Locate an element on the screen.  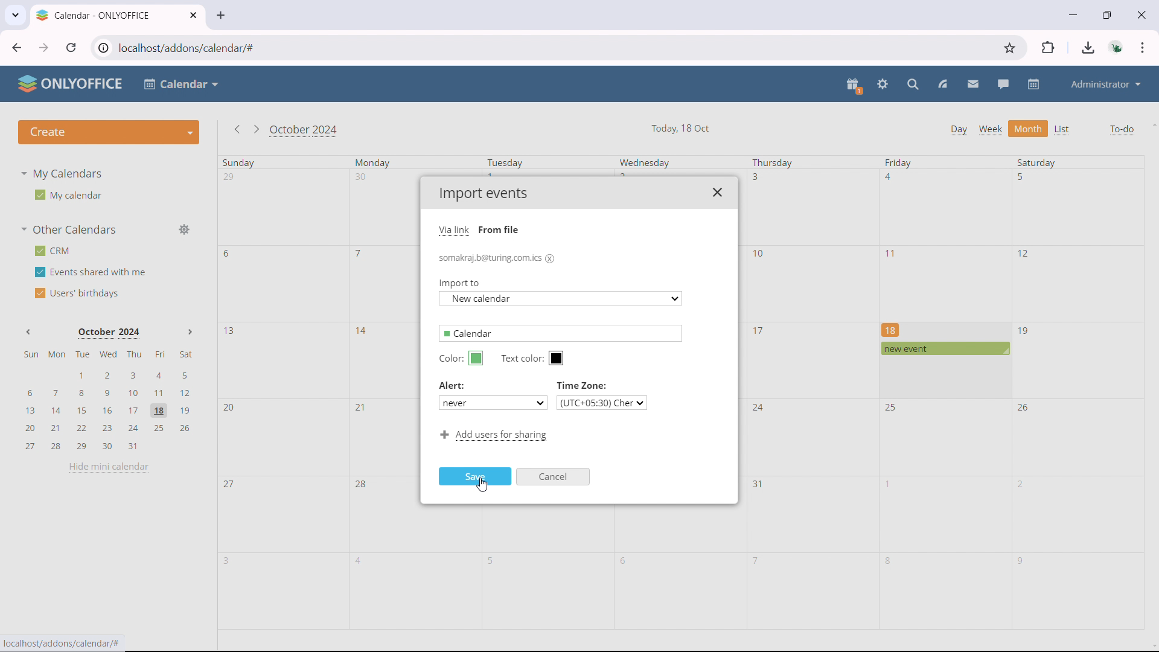
Sunday is located at coordinates (241, 163).